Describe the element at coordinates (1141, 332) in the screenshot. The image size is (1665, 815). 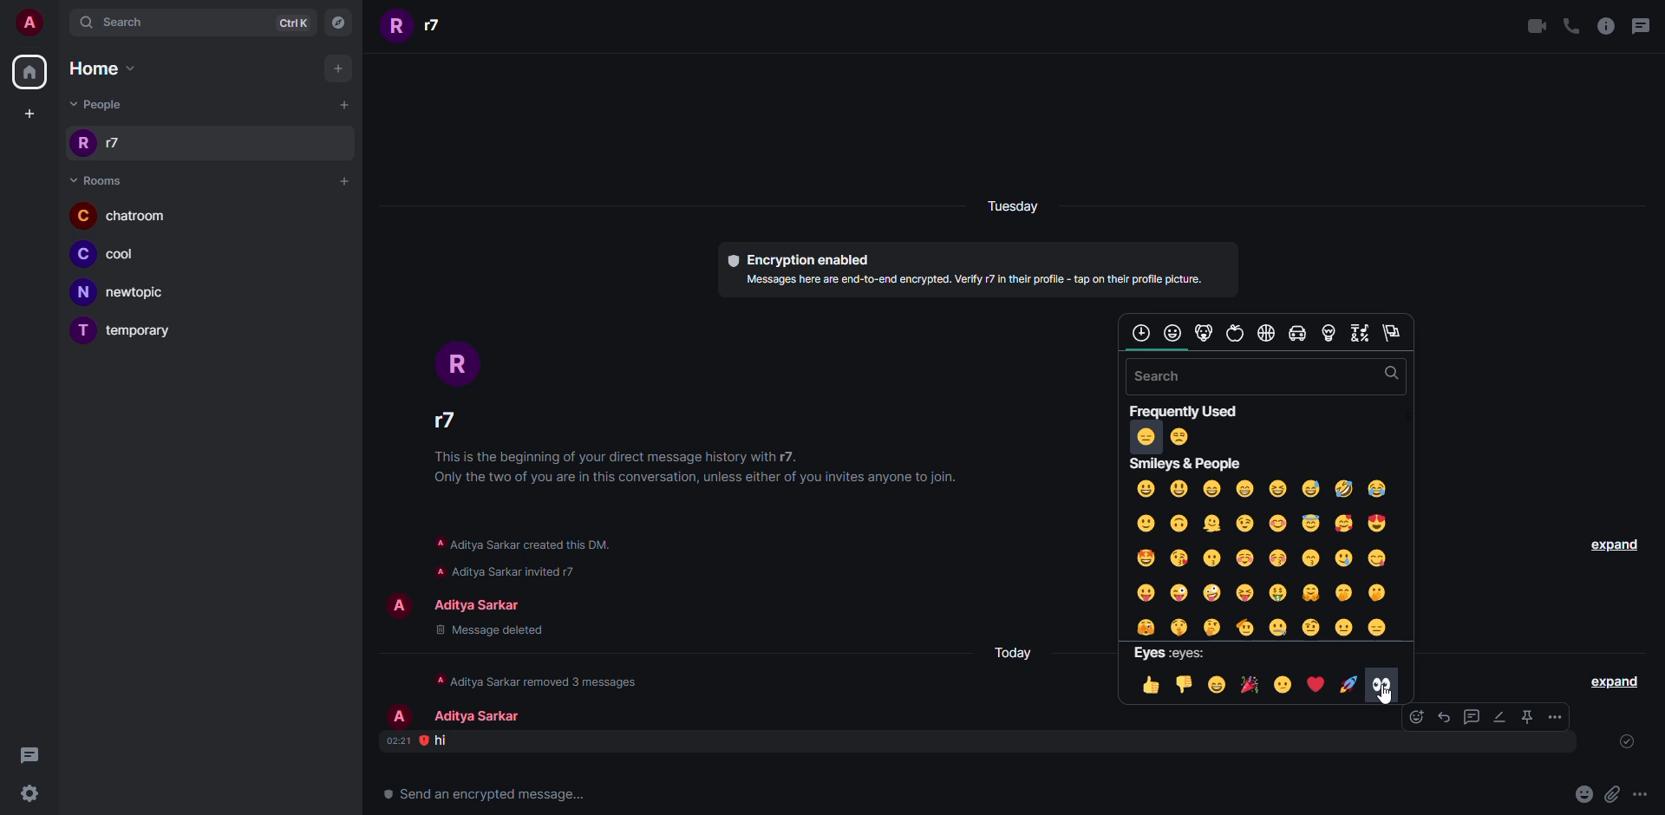
I see `category` at that location.